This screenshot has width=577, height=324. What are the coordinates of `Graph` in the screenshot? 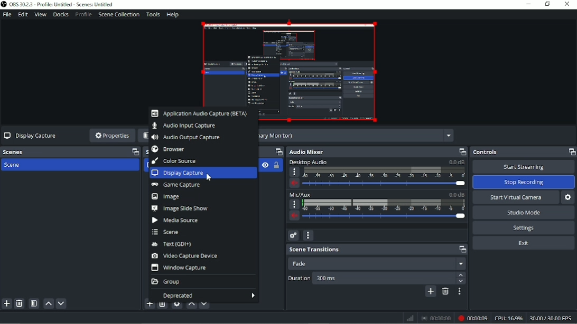 It's located at (410, 319).